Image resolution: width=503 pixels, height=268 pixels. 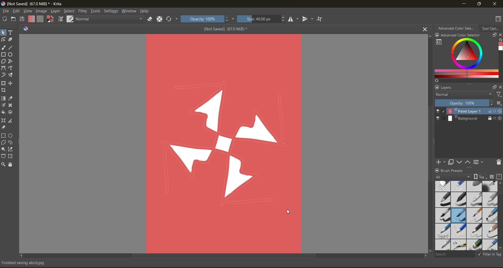 I want to click on tools, so click(x=3, y=98).